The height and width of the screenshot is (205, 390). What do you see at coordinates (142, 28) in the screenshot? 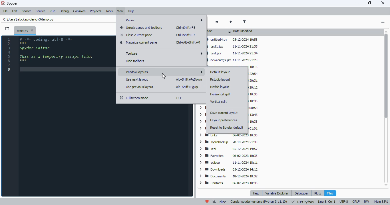
I see `unlock panes and toolbars` at bounding box center [142, 28].